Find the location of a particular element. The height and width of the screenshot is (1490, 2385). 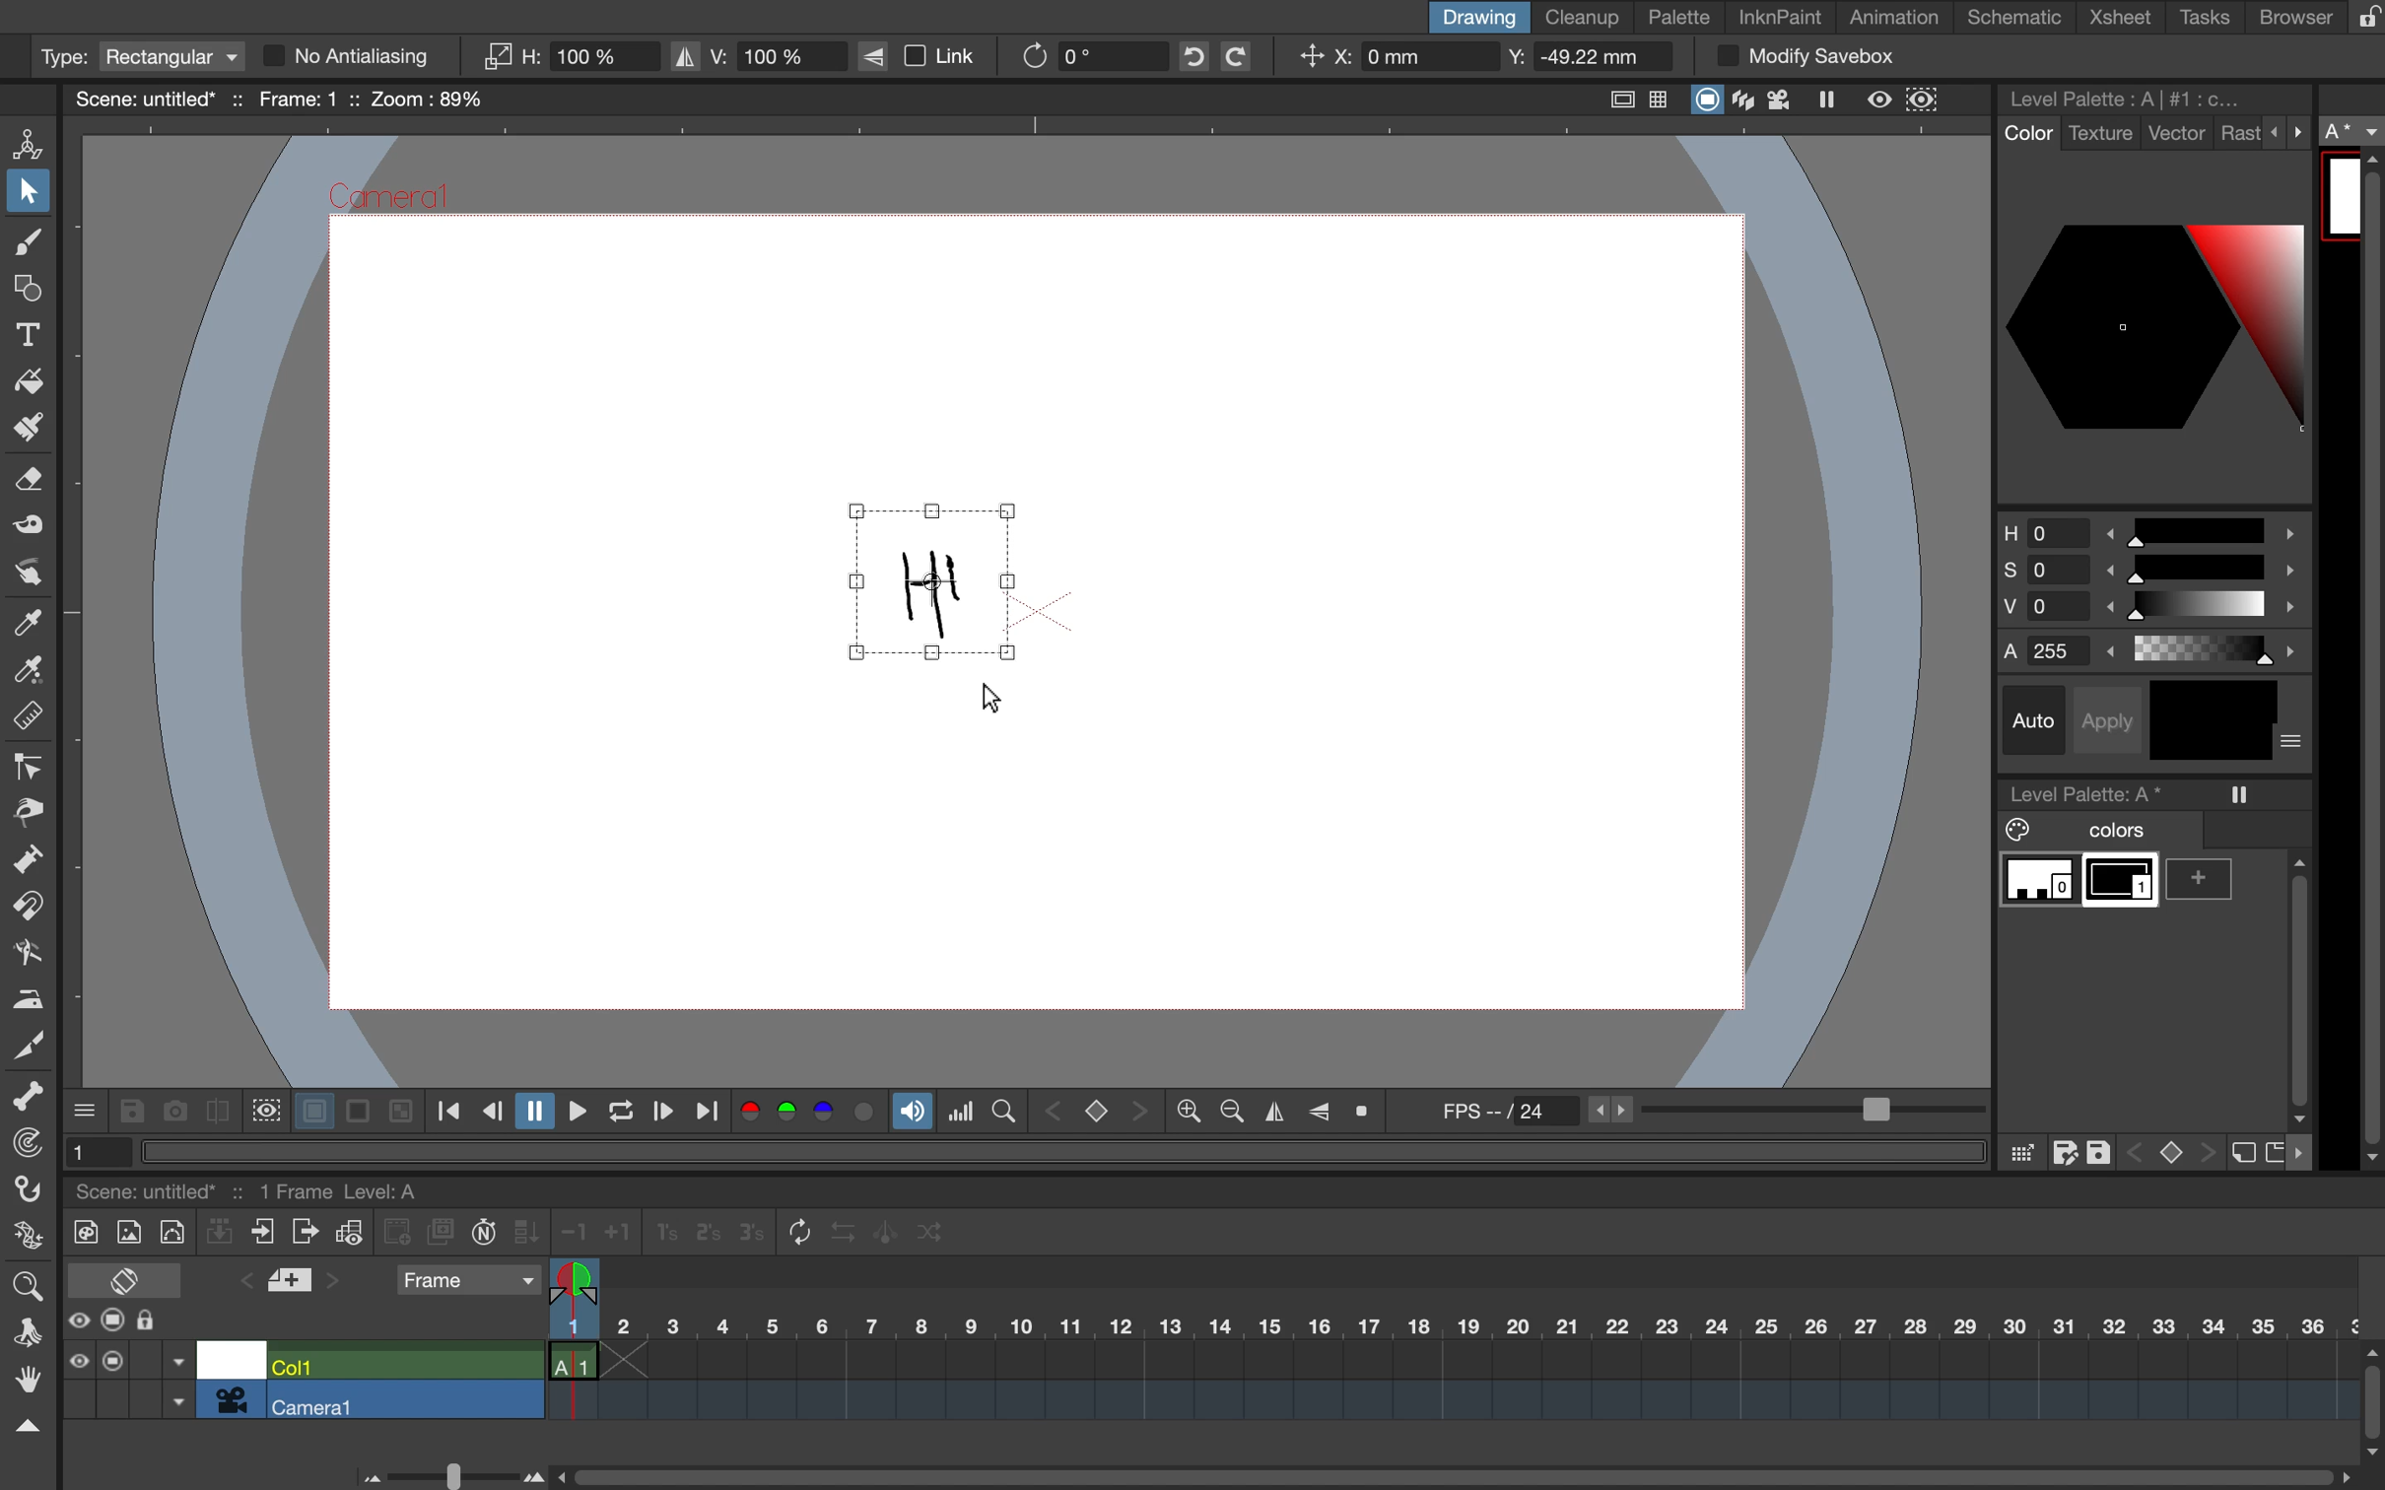

brightness is located at coordinates (2156, 611).